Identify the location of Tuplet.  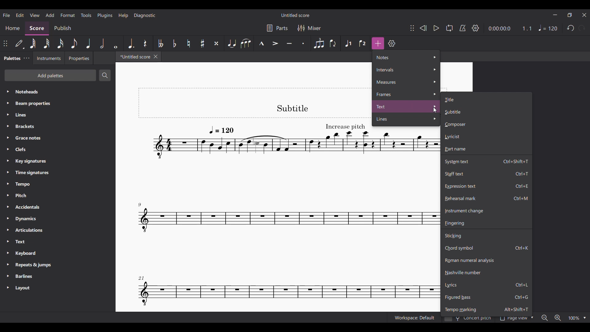
(319, 43).